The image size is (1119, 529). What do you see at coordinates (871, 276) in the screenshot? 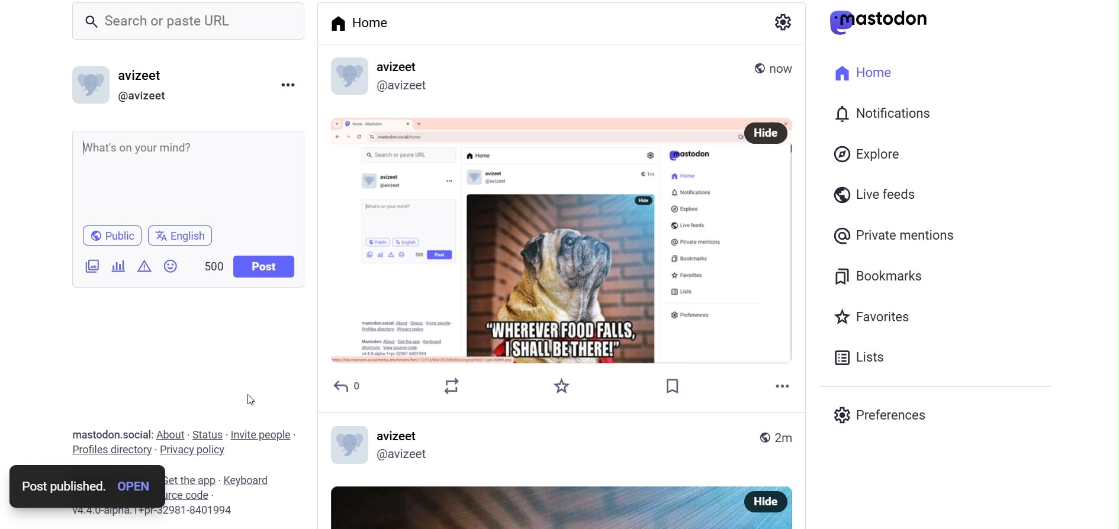
I see `bookmark` at bounding box center [871, 276].